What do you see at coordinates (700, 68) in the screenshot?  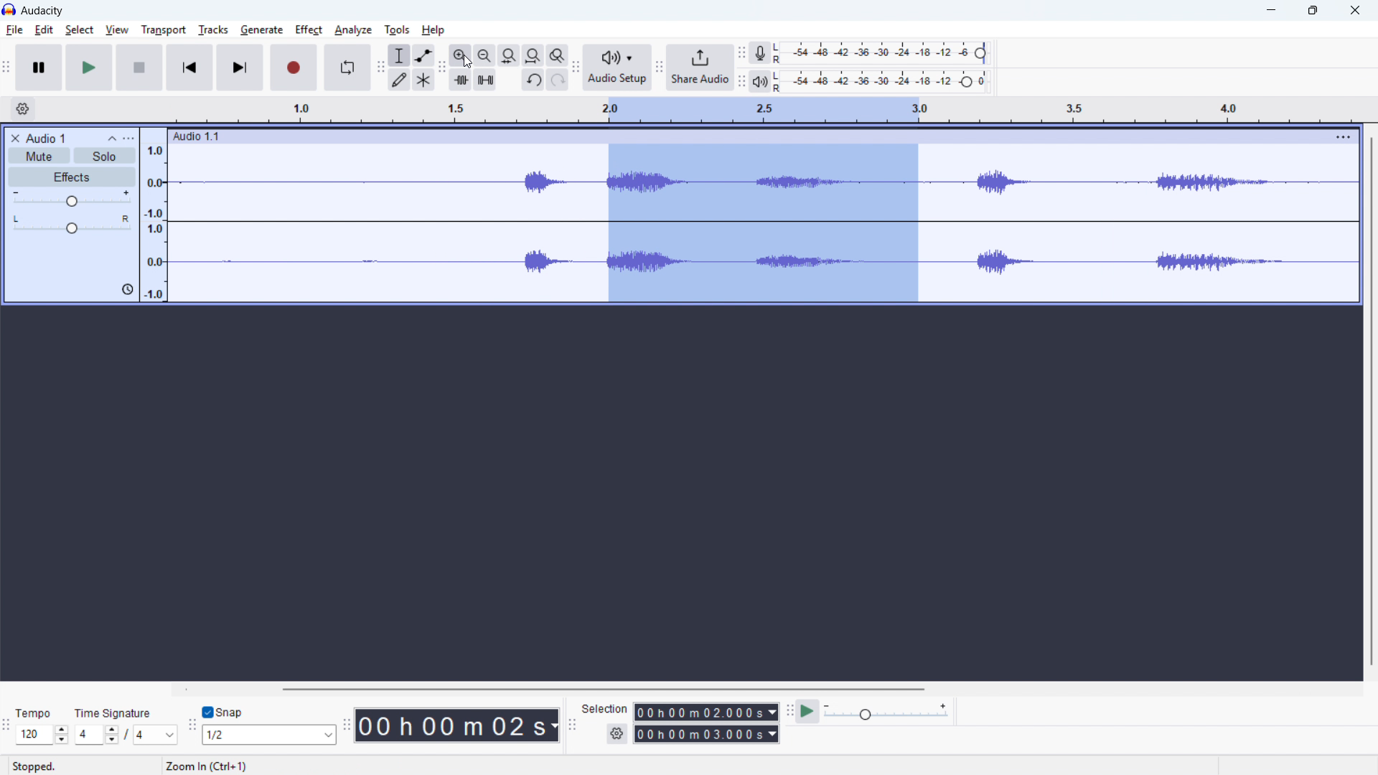 I see `Share audio` at bounding box center [700, 68].